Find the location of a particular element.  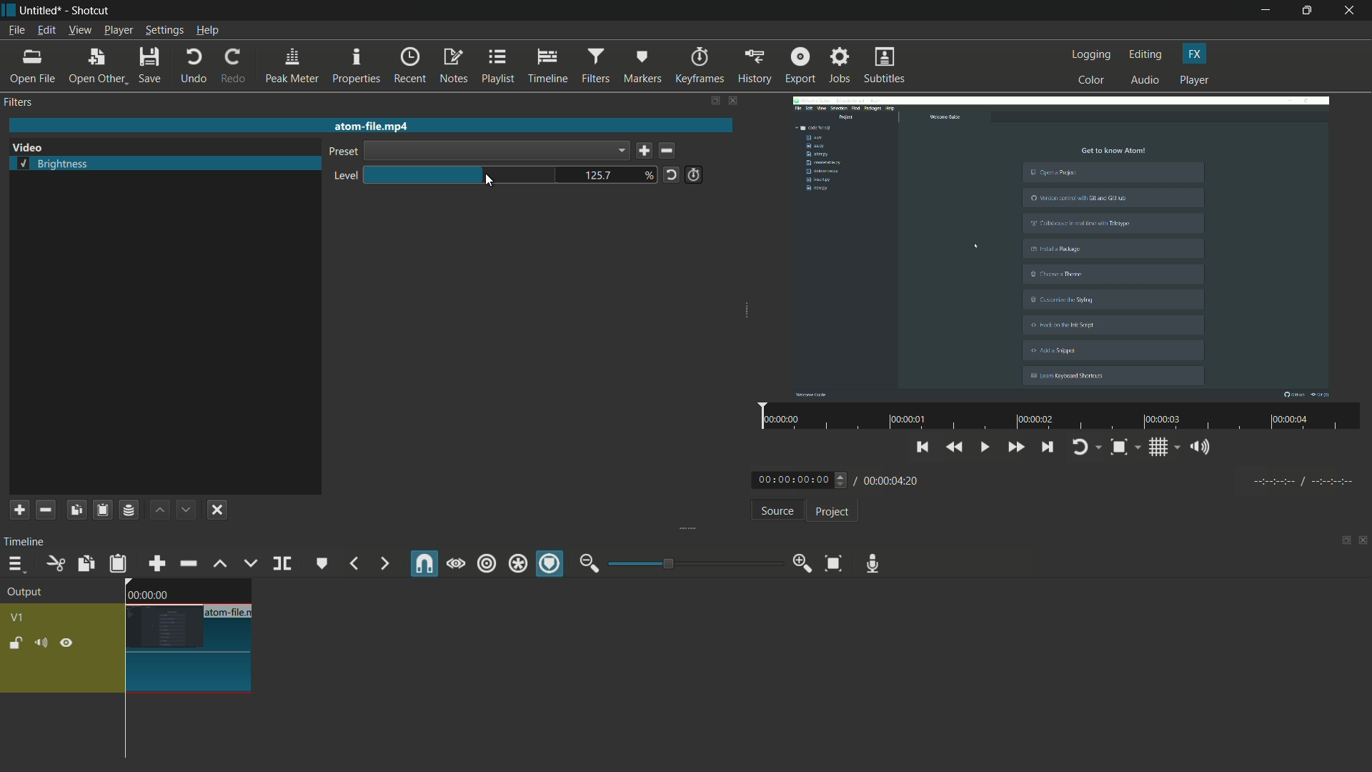

video on timeline is located at coordinates (187, 635).